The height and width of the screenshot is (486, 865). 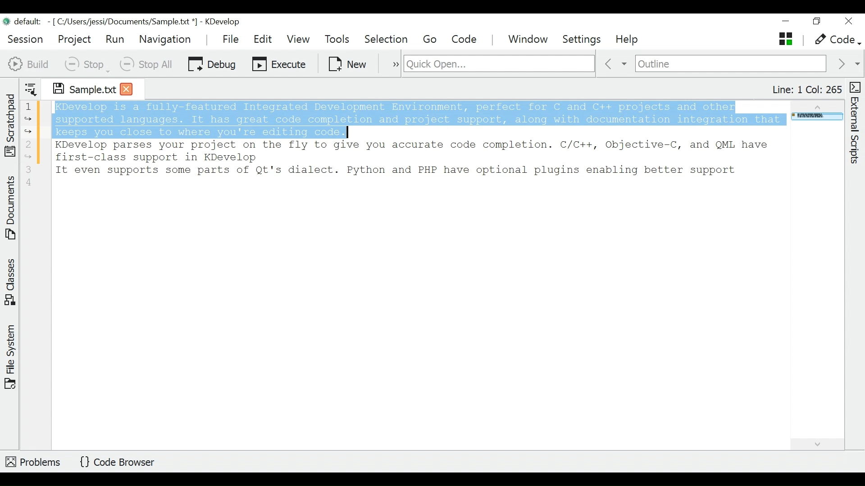 What do you see at coordinates (74, 39) in the screenshot?
I see `Project` at bounding box center [74, 39].